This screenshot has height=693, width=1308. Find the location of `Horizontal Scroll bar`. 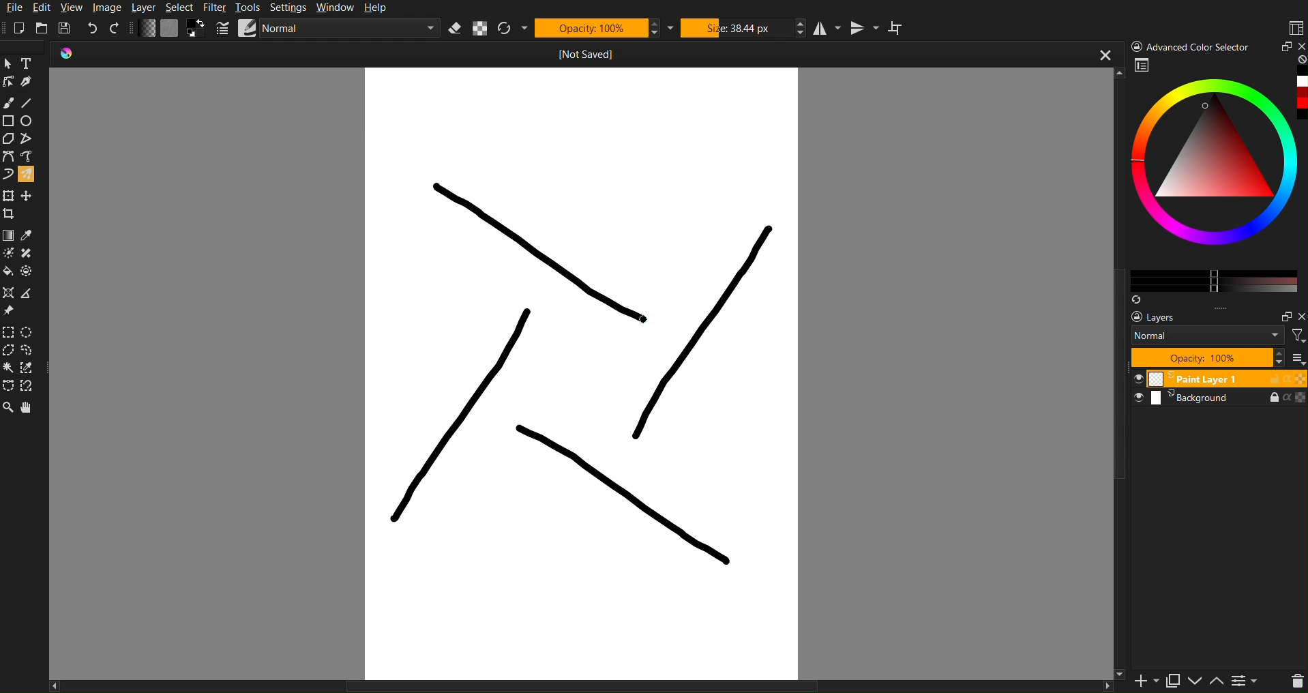

Horizontal Scroll bar is located at coordinates (557, 685).